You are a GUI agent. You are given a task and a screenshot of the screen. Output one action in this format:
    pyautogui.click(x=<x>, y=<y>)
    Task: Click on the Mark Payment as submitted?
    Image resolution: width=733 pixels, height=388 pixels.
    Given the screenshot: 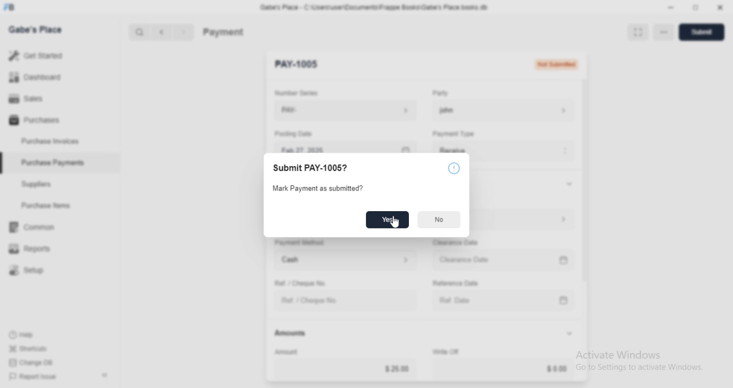 What is the action you would take?
    pyautogui.click(x=318, y=189)
    